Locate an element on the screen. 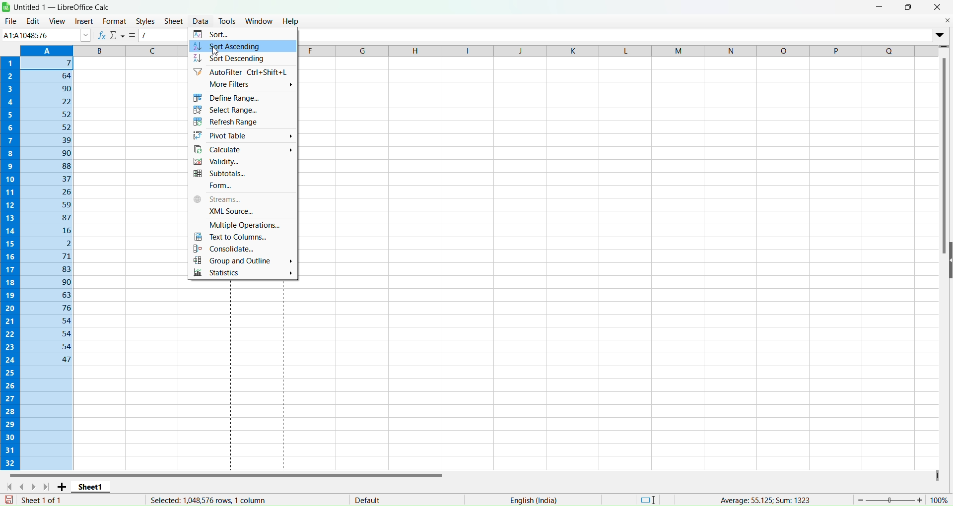  Close is located at coordinates (937, 7).